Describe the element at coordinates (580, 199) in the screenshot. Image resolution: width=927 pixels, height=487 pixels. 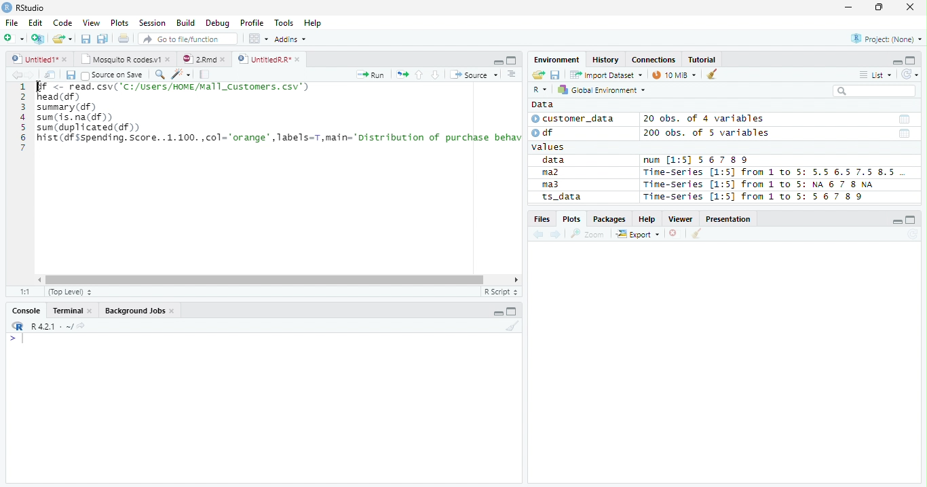
I see `ts_data` at that location.